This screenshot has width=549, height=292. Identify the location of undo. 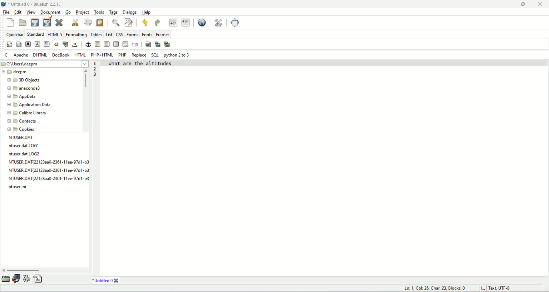
(145, 22).